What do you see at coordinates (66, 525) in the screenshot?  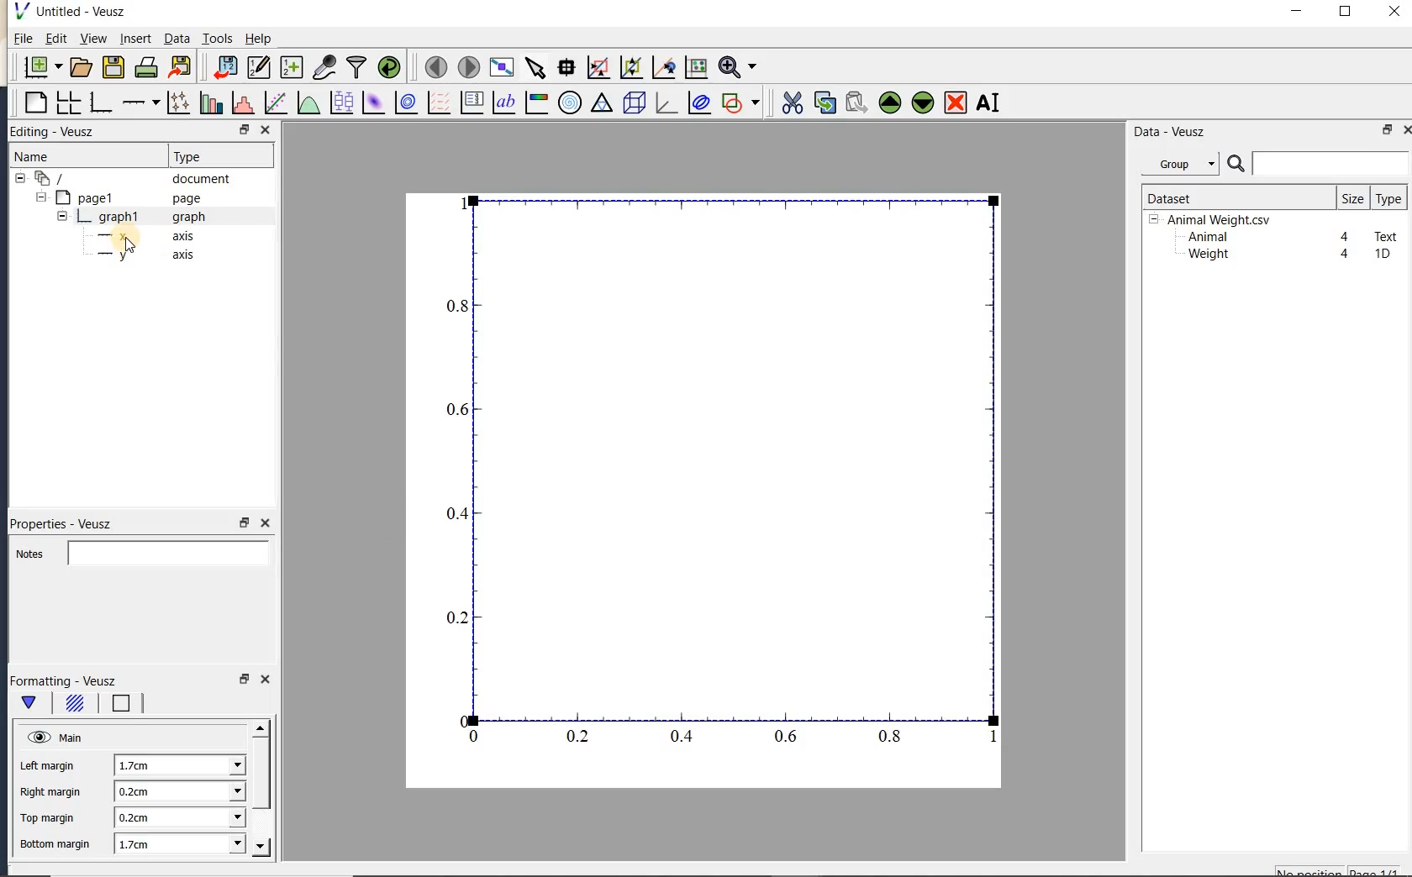 I see `Properties - Veusz` at bounding box center [66, 525].